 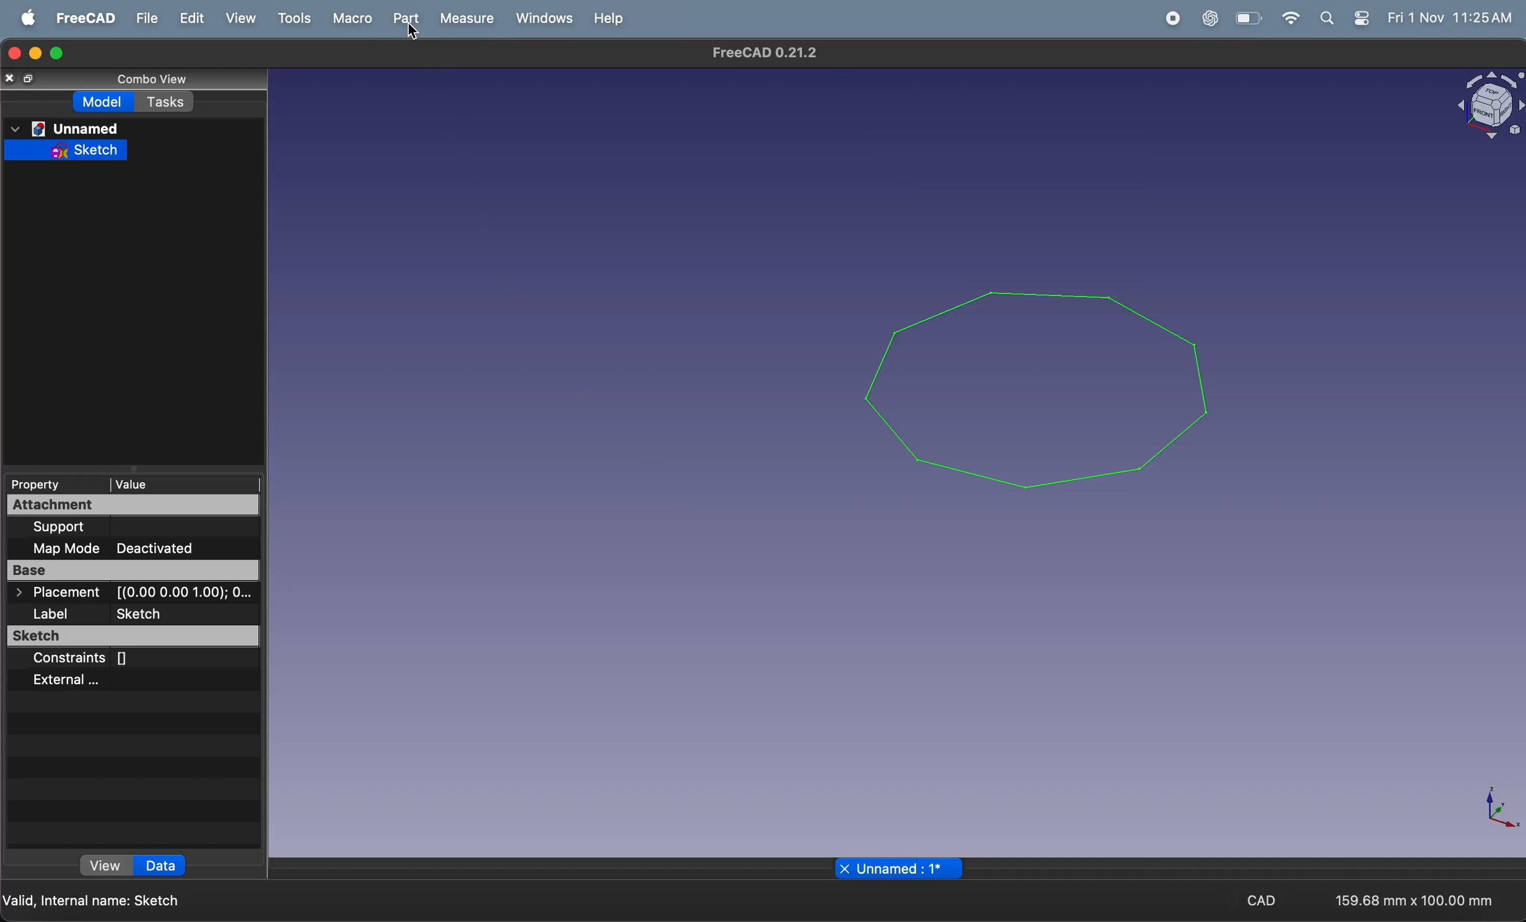 I want to click on sketch, so click(x=63, y=152).